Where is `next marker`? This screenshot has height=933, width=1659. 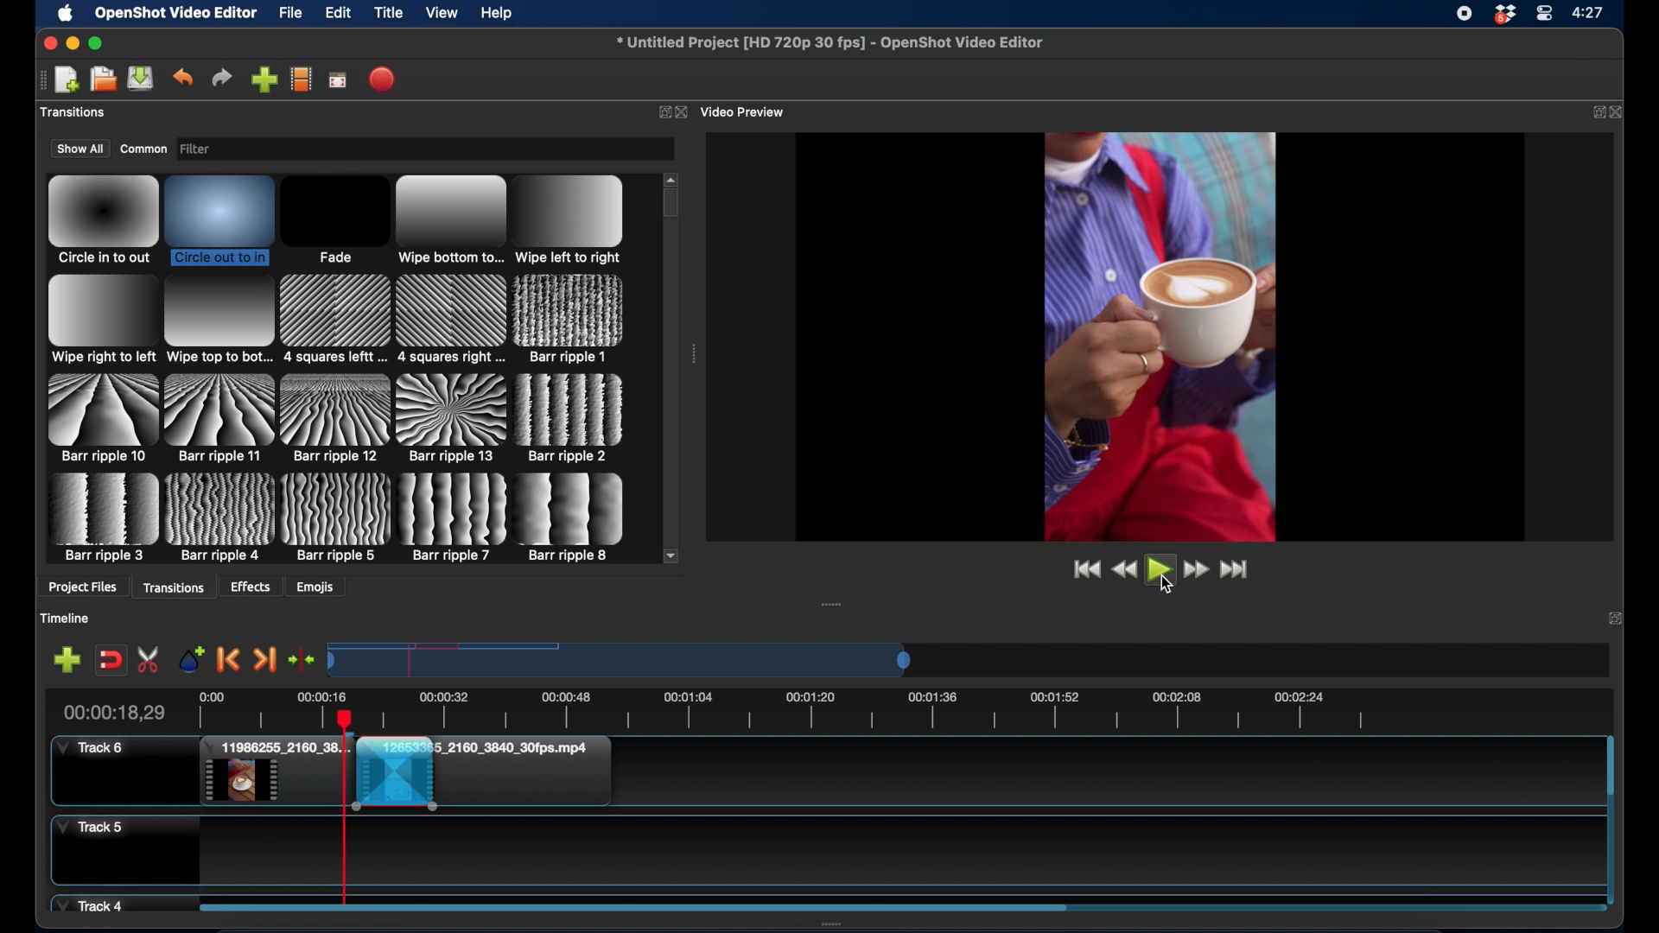
next marker is located at coordinates (264, 659).